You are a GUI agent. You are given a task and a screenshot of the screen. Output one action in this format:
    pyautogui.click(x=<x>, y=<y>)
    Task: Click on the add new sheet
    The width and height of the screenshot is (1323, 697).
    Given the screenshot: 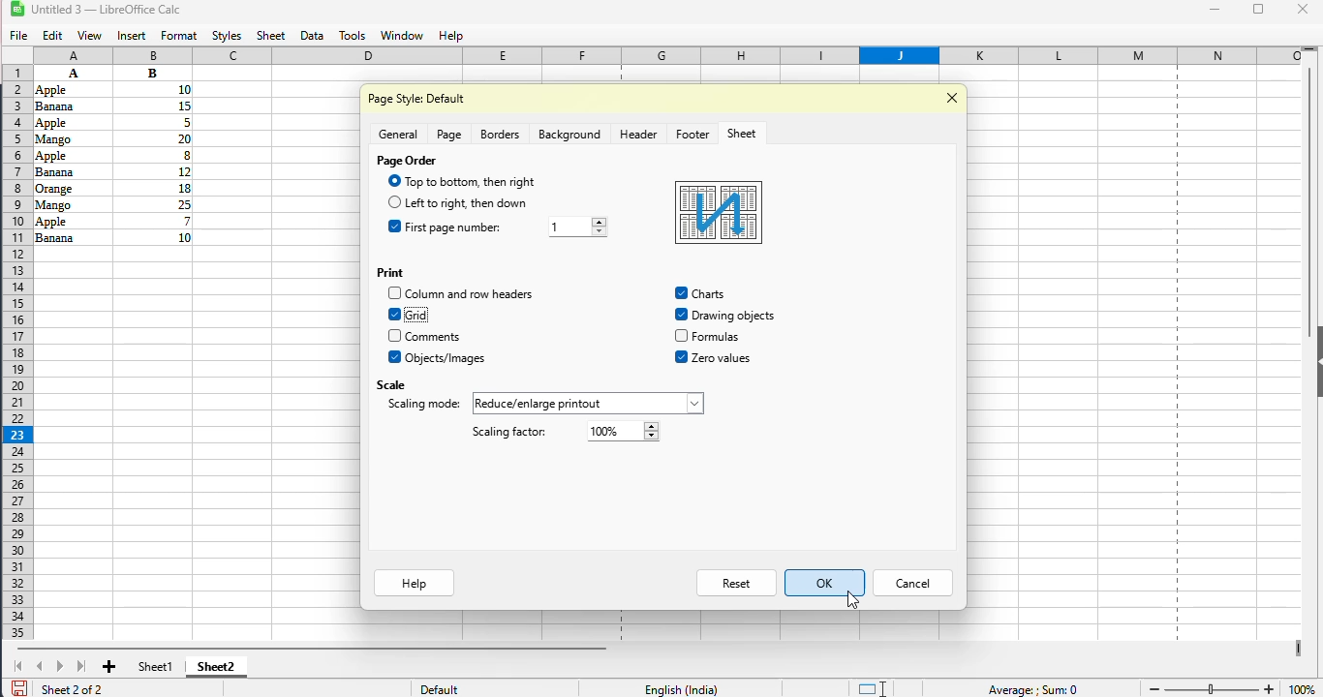 What is the action you would take?
    pyautogui.click(x=110, y=667)
    